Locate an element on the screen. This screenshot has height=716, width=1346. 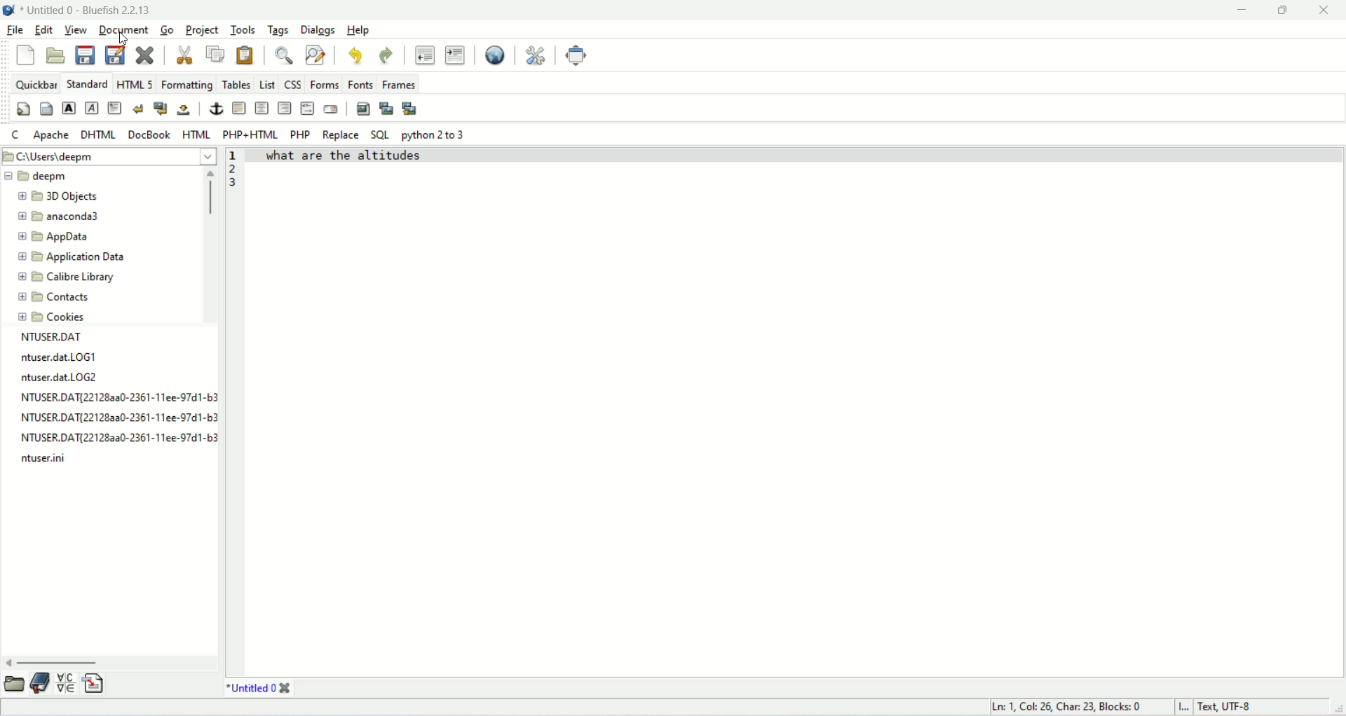
new is located at coordinates (22, 56).